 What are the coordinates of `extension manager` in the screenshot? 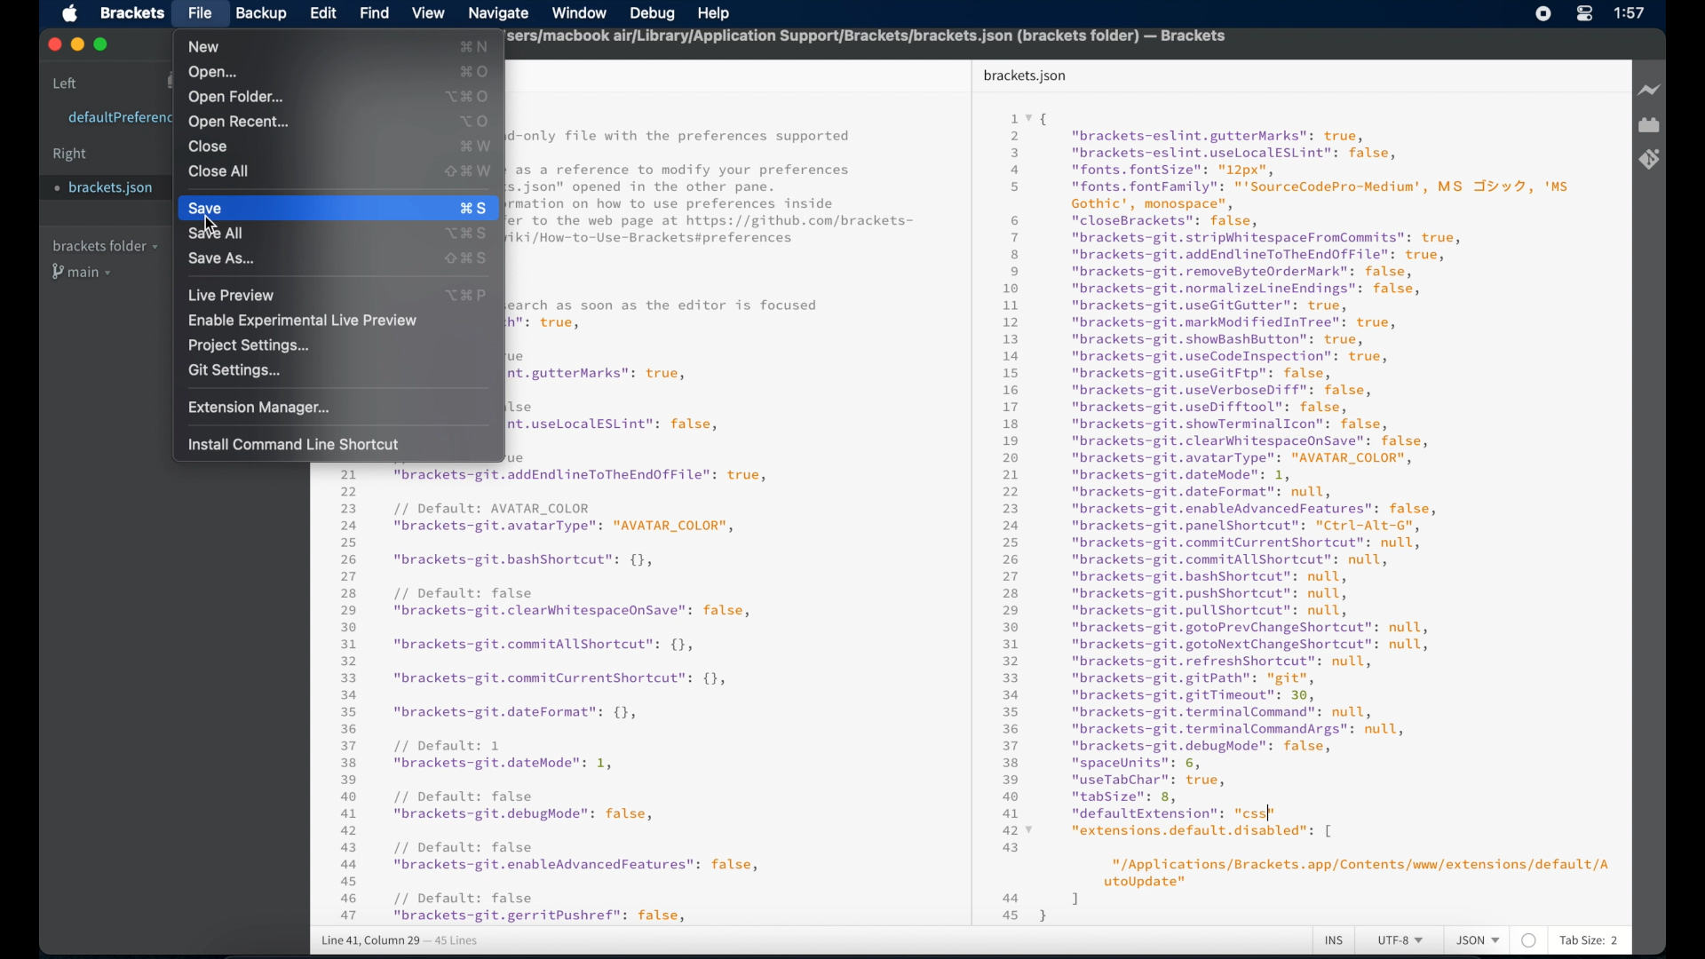 It's located at (1649, 126).